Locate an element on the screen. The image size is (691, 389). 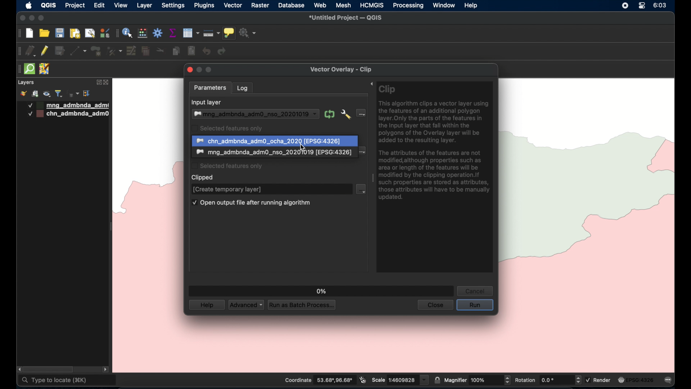
0% is located at coordinates (322, 291).